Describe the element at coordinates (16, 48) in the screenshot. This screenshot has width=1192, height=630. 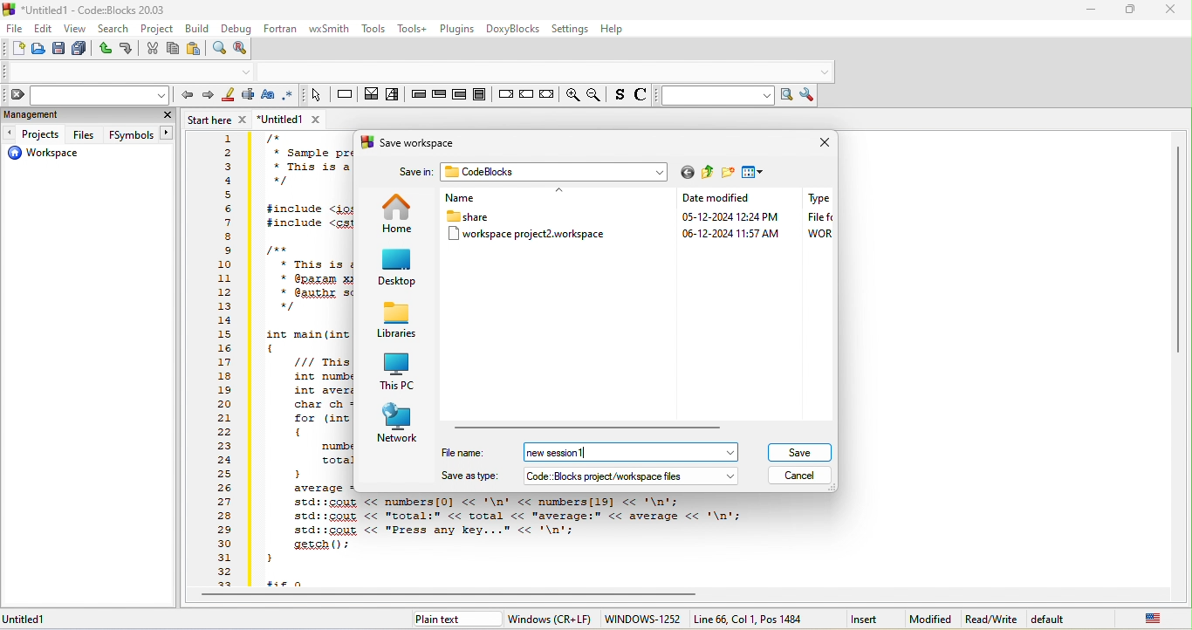
I see `new` at that location.